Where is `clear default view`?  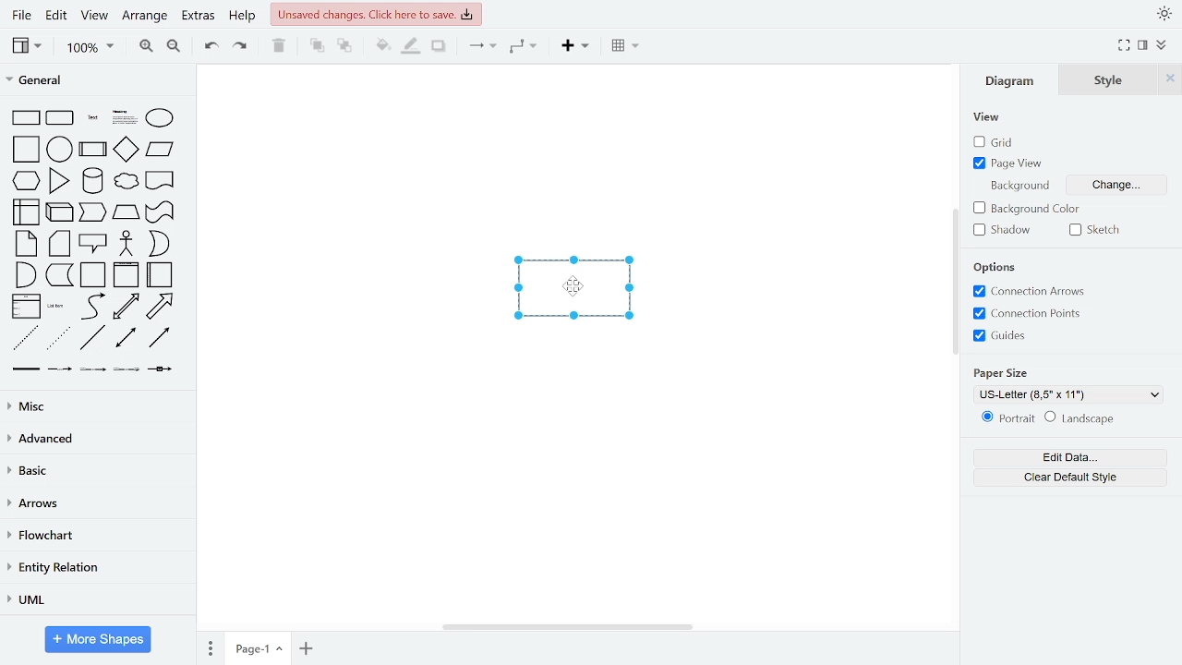
clear default view is located at coordinates (1067, 478).